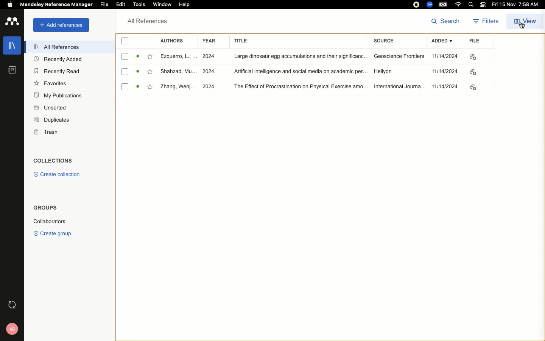 This screenshot has height=341, width=545. What do you see at coordinates (56, 5) in the screenshot?
I see `Mendeley` at bounding box center [56, 5].